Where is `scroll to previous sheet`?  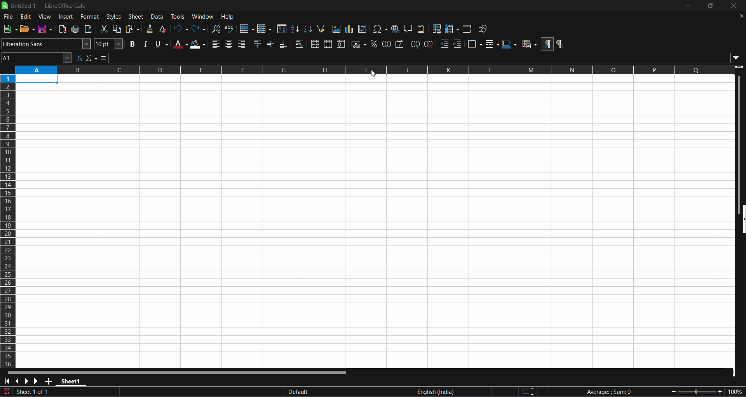
scroll to previous sheet is located at coordinates (16, 380).